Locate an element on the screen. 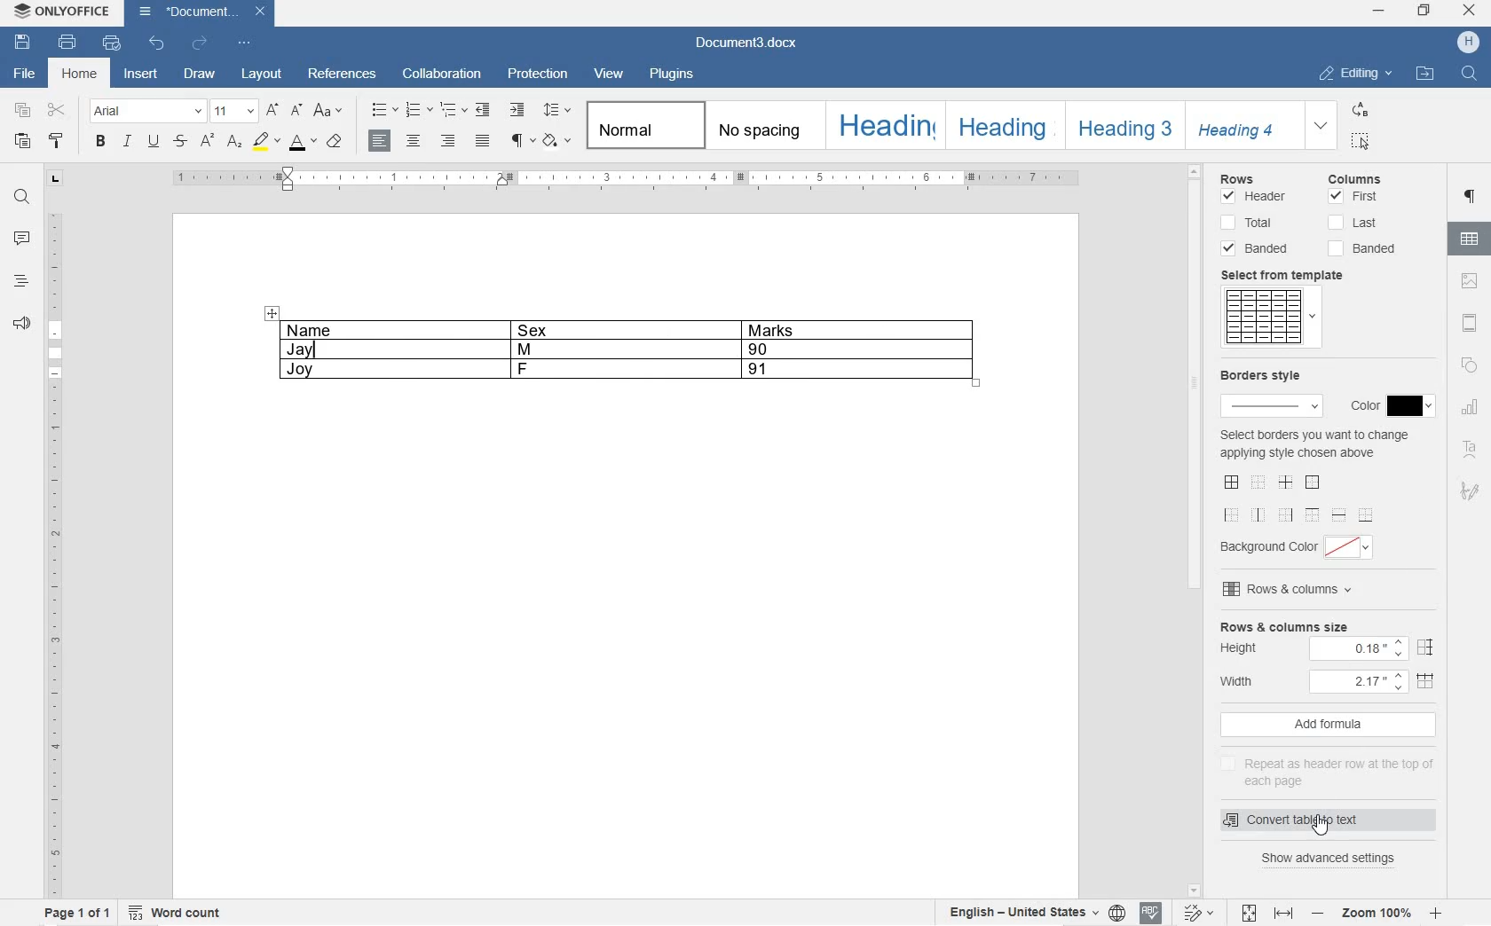  SUPERSCRIPT is located at coordinates (206, 144).